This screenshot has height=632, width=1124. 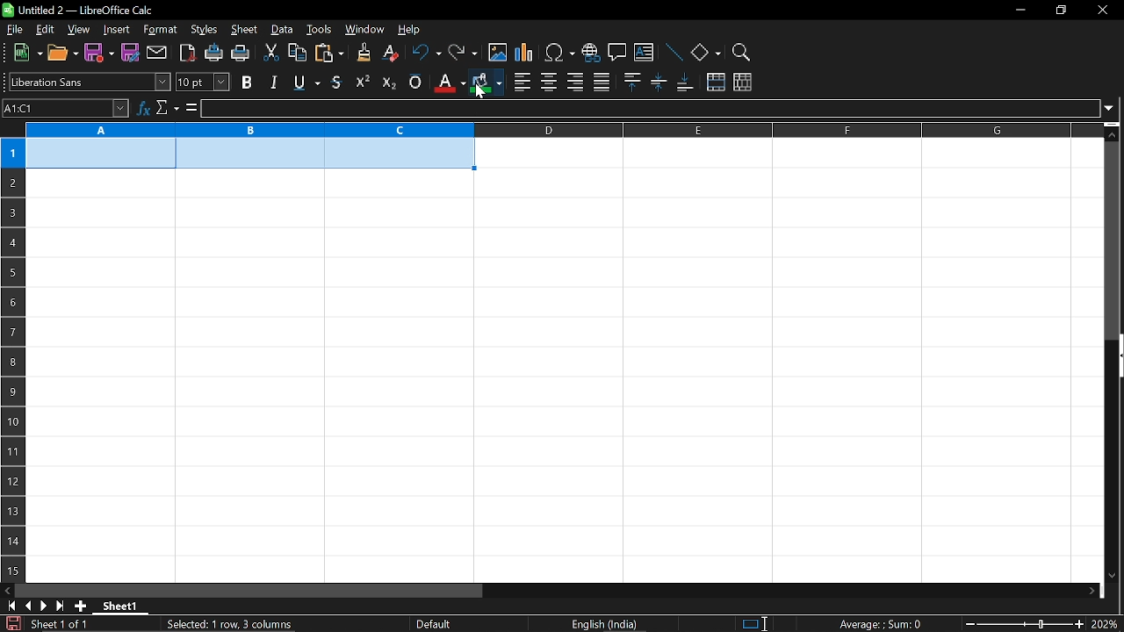 I want to click on italic, so click(x=273, y=82).